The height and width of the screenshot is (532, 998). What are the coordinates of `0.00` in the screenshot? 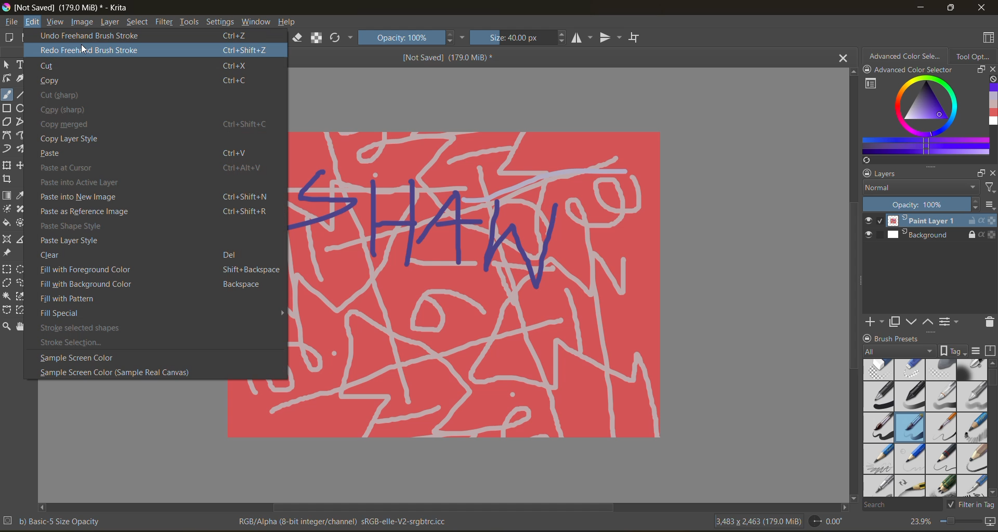 It's located at (826, 520).